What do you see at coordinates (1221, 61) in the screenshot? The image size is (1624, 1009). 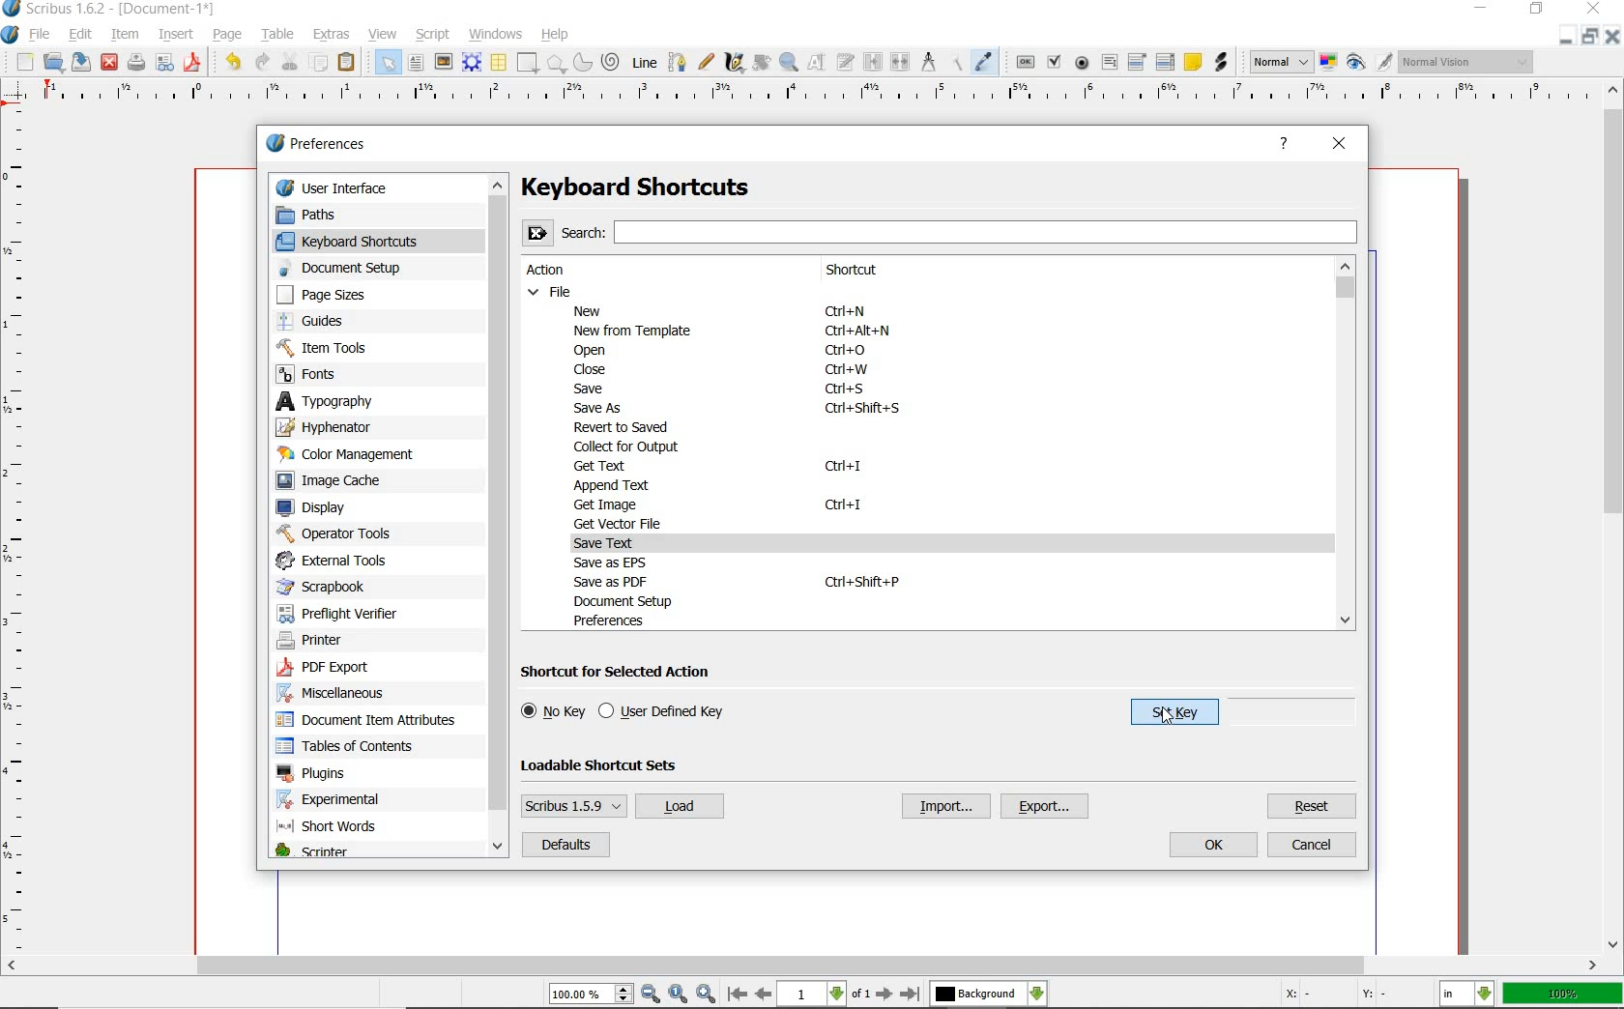 I see `link annotation` at bounding box center [1221, 61].